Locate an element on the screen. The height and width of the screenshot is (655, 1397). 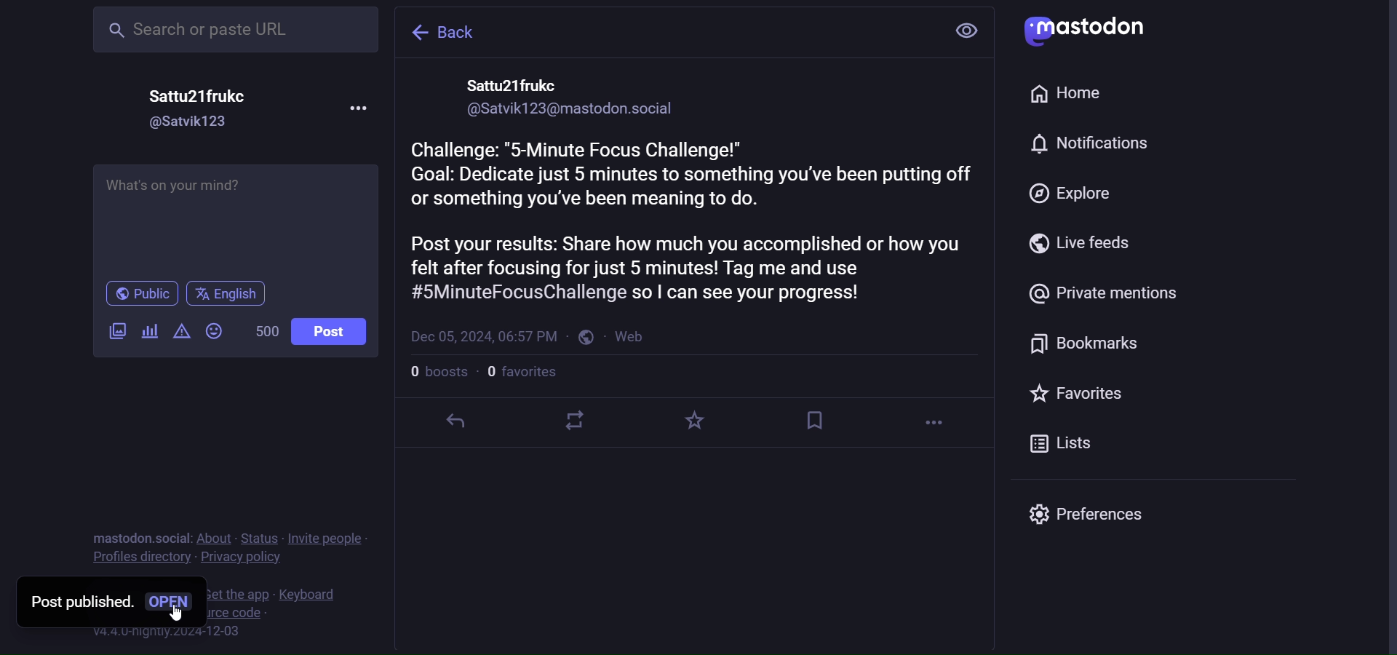
number of boost is located at coordinates (437, 374).